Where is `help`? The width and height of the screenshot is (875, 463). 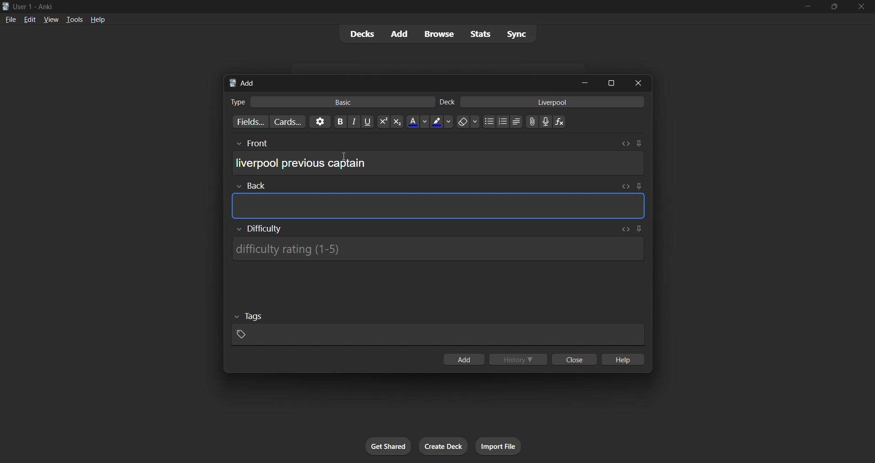 help is located at coordinates (99, 19).